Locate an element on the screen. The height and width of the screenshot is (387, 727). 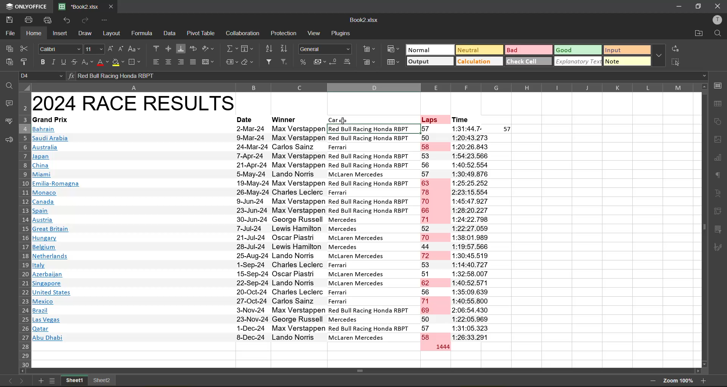
check cell is located at coordinates (529, 62).